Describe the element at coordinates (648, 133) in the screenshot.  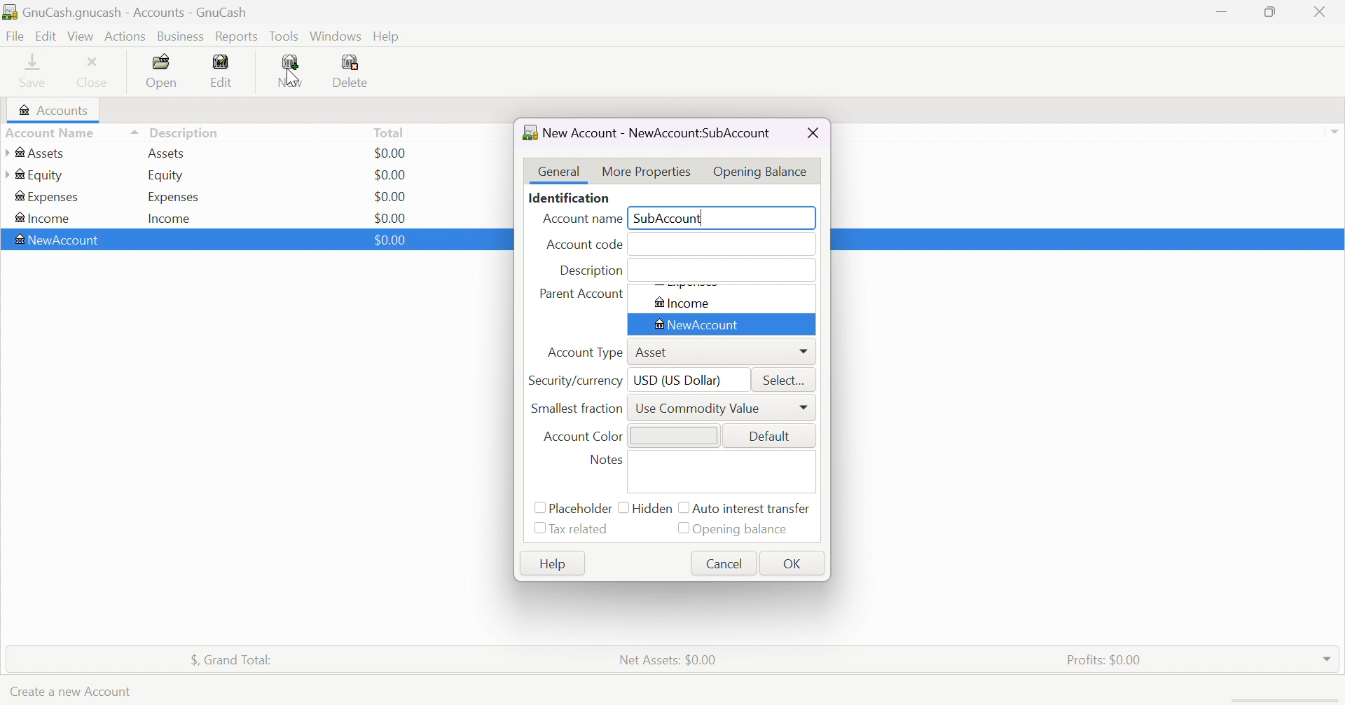
I see `New Account - NewAccount:<No name>` at that location.